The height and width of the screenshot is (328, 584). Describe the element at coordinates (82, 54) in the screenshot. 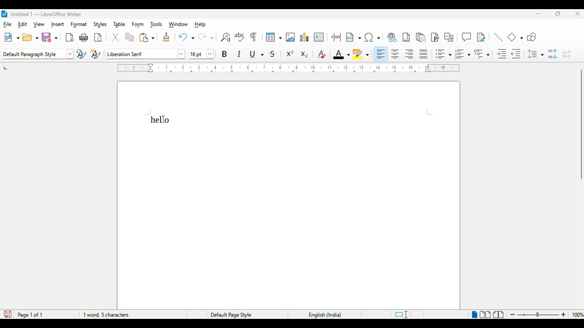

I see `update selected style` at that location.